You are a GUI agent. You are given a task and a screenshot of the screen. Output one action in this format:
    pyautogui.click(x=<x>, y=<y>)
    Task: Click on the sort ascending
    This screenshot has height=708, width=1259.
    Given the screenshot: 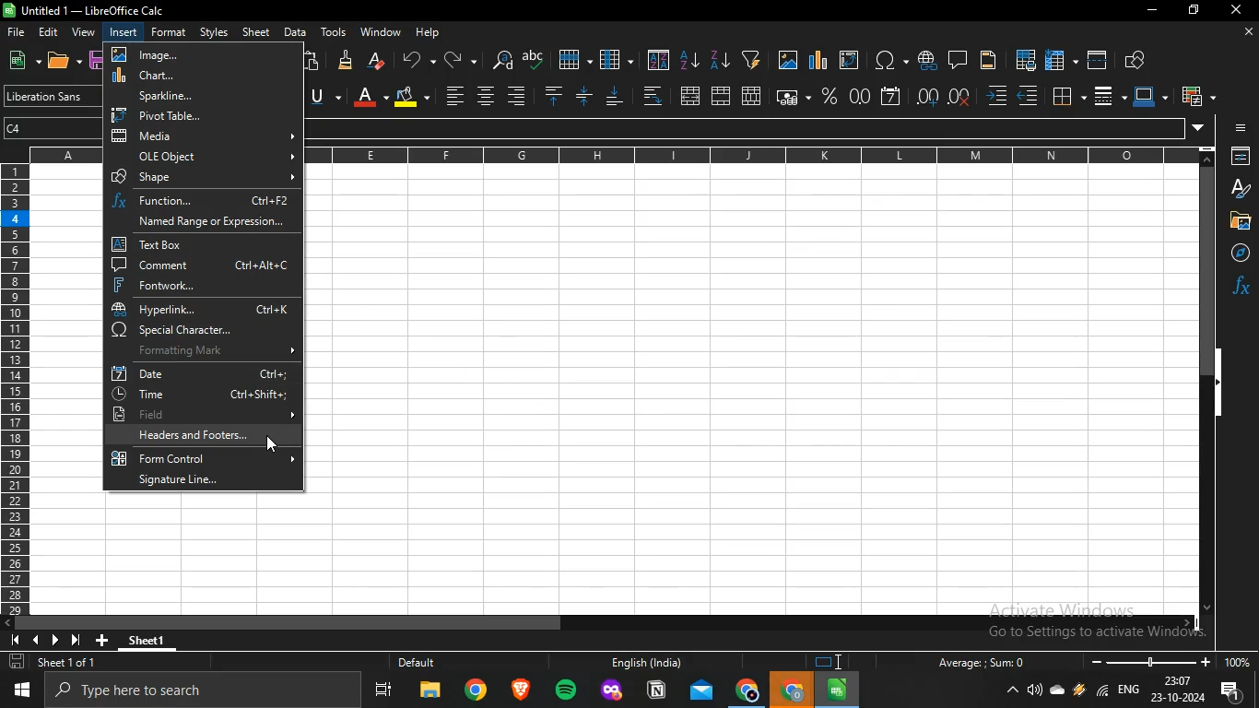 What is the action you would take?
    pyautogui.click(x=690, y=59)
    